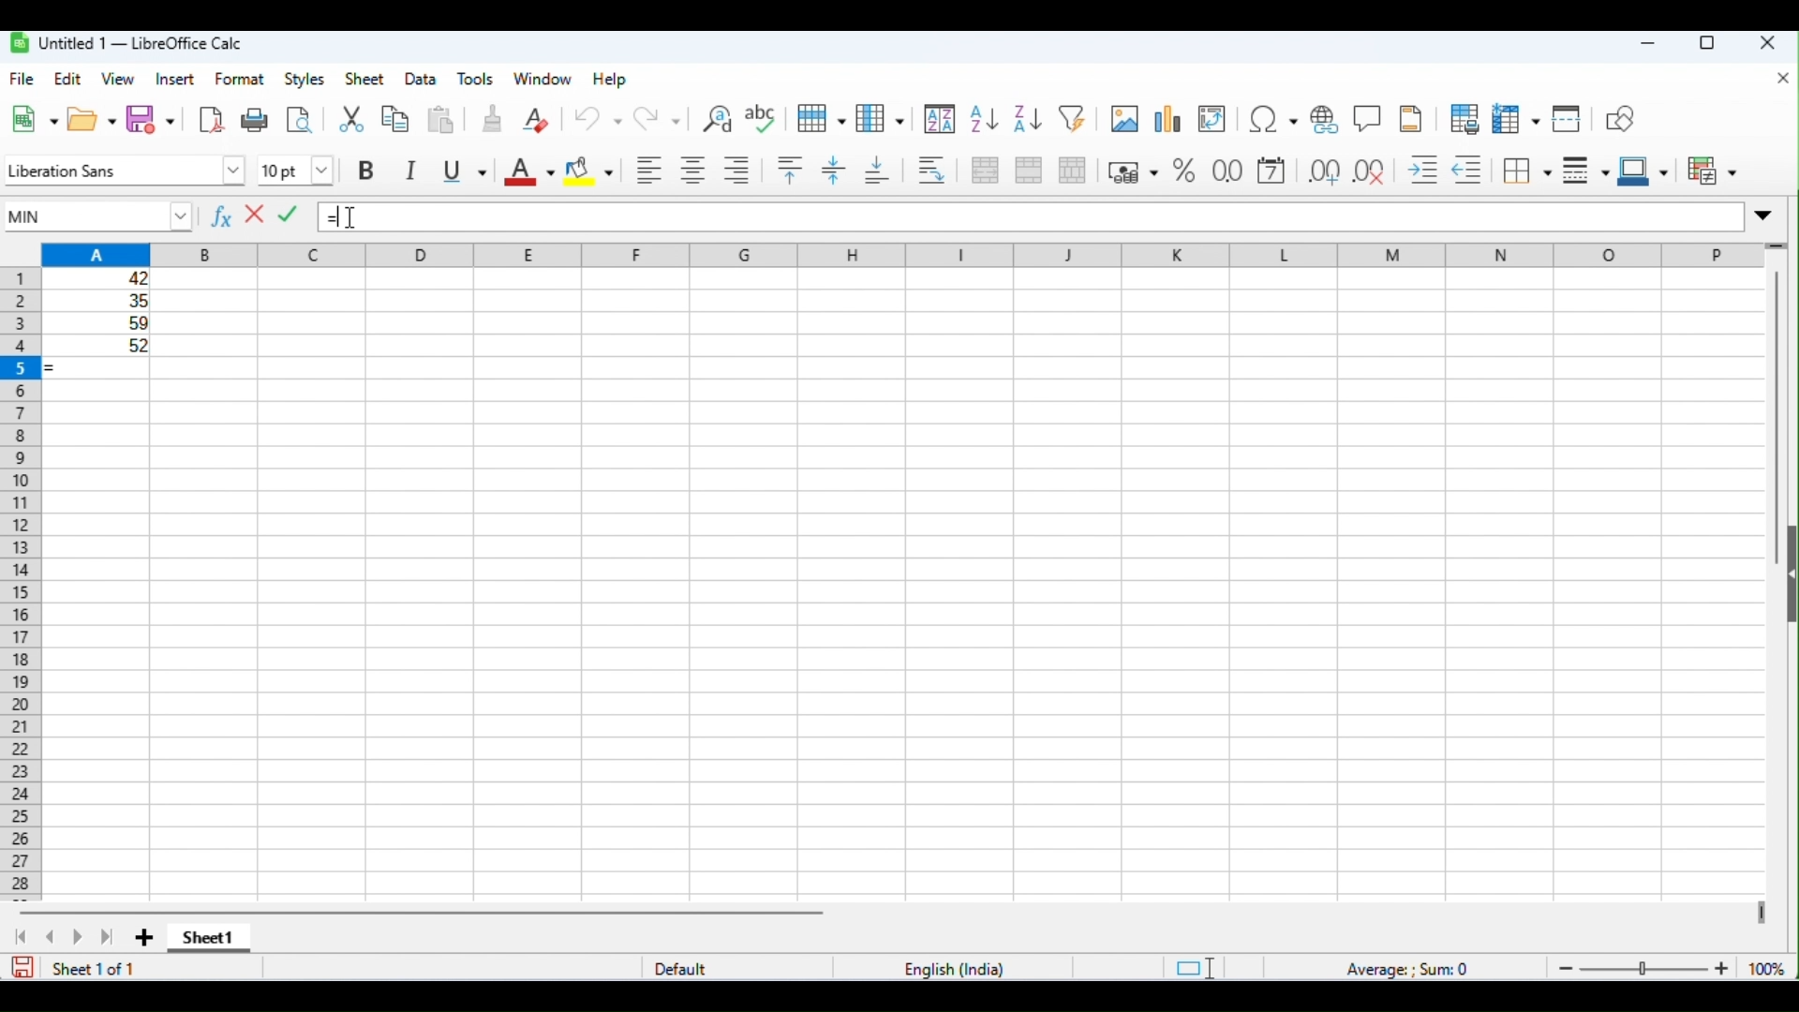 The width and height of the screenshot is (1799, 1012). I want to click on untitle1-libreoffice calc, so click(126, 43).